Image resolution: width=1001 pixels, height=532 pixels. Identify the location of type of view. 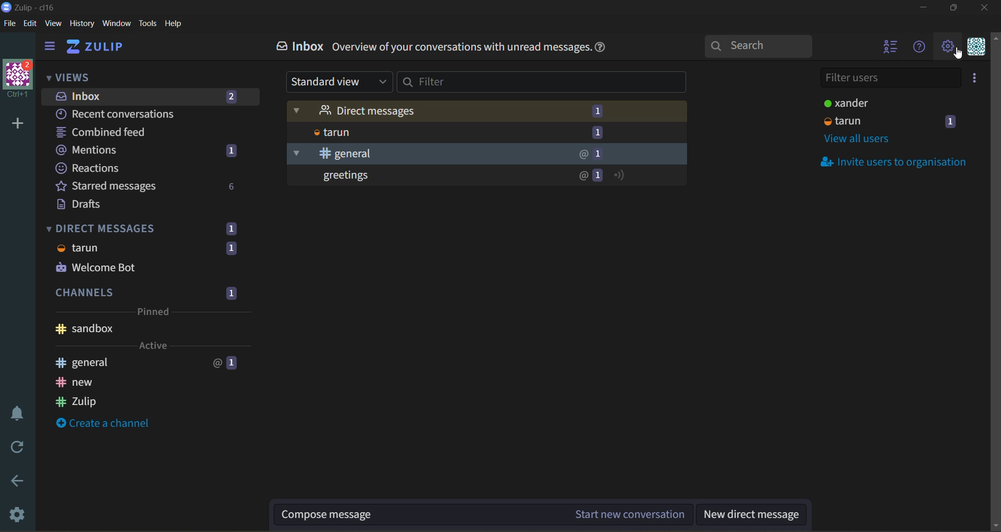
(341, 82).